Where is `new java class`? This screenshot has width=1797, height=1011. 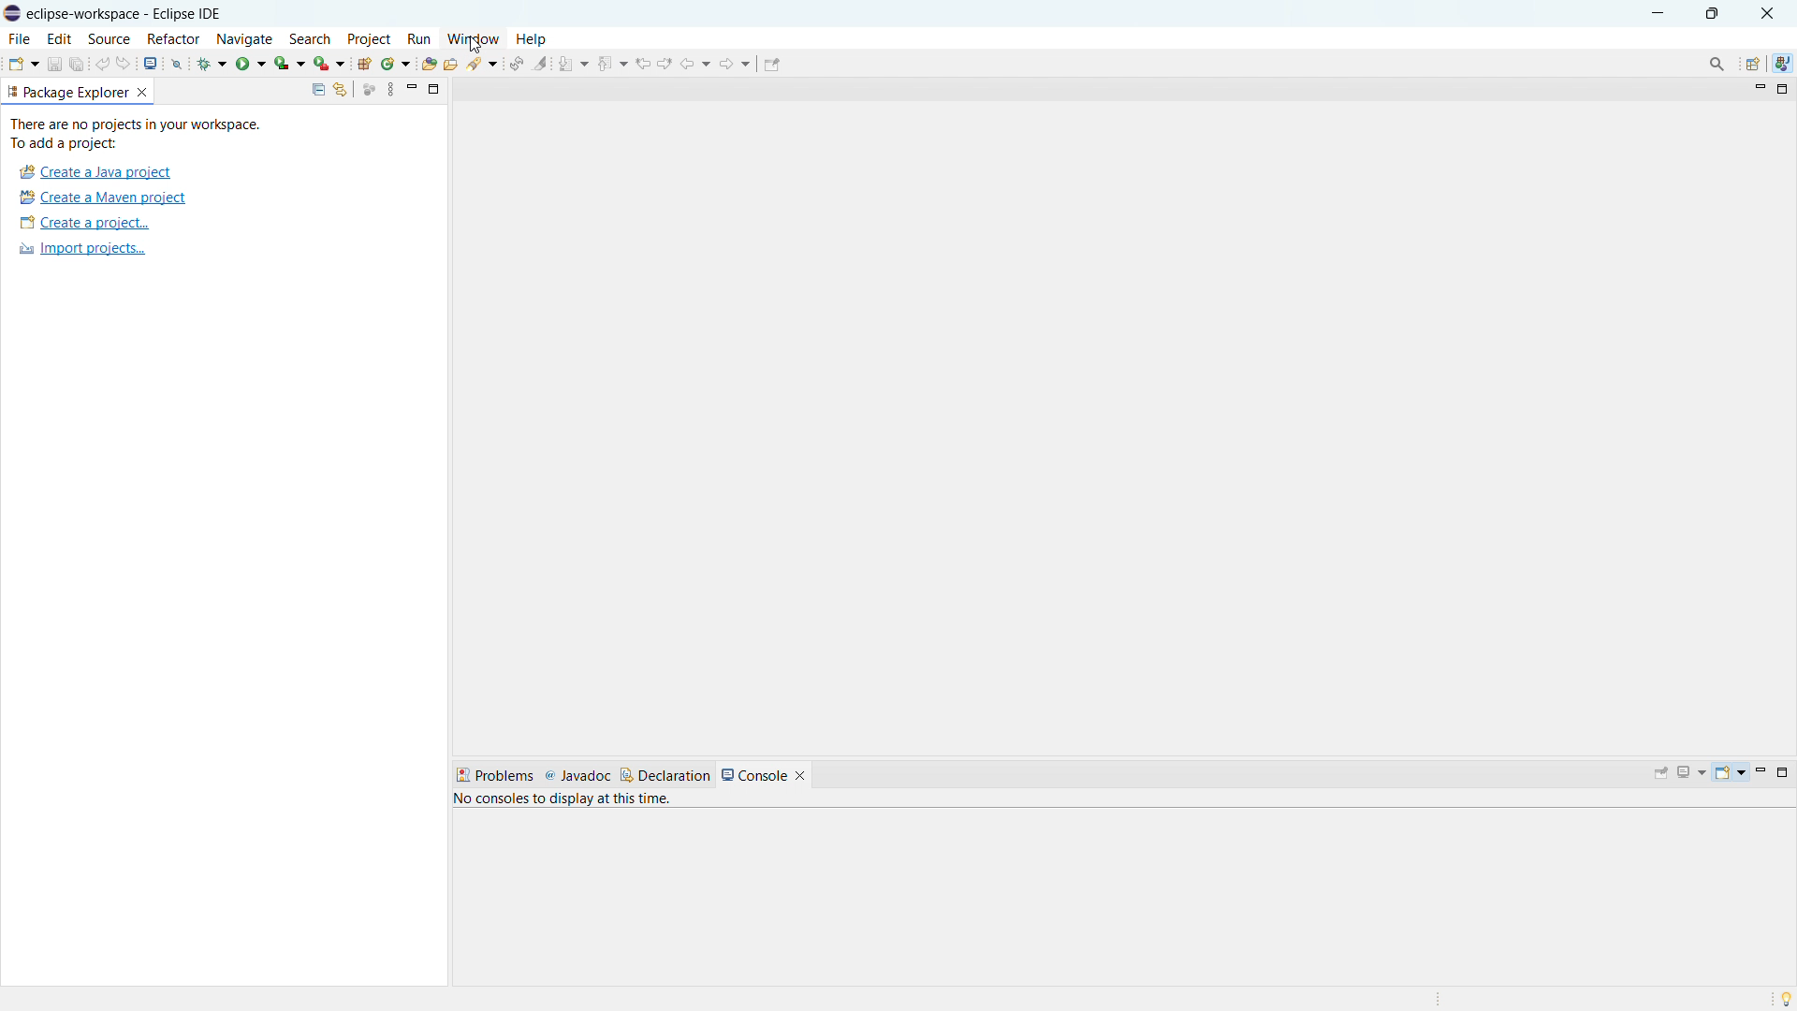
new java class is located at coordinates (396, 64).